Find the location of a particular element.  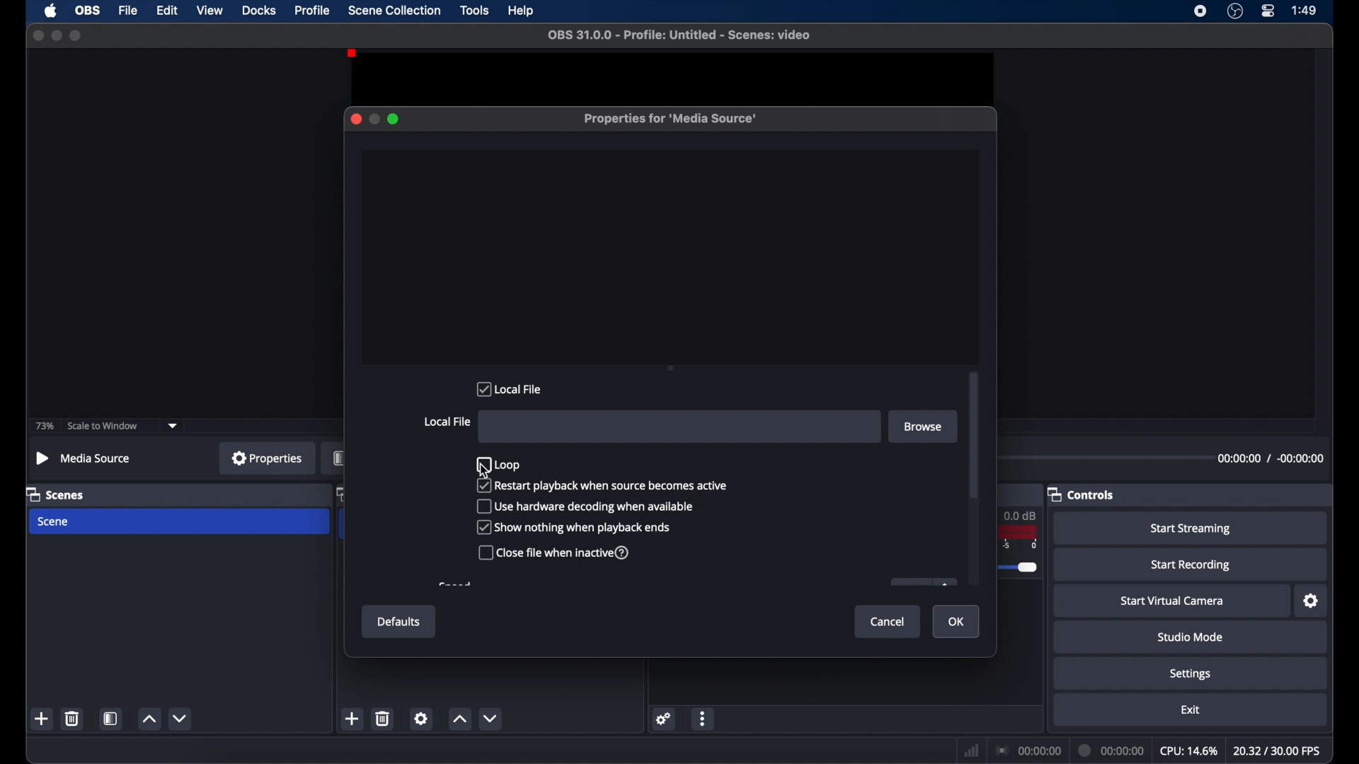

delete is located at coordinates (72, 719).